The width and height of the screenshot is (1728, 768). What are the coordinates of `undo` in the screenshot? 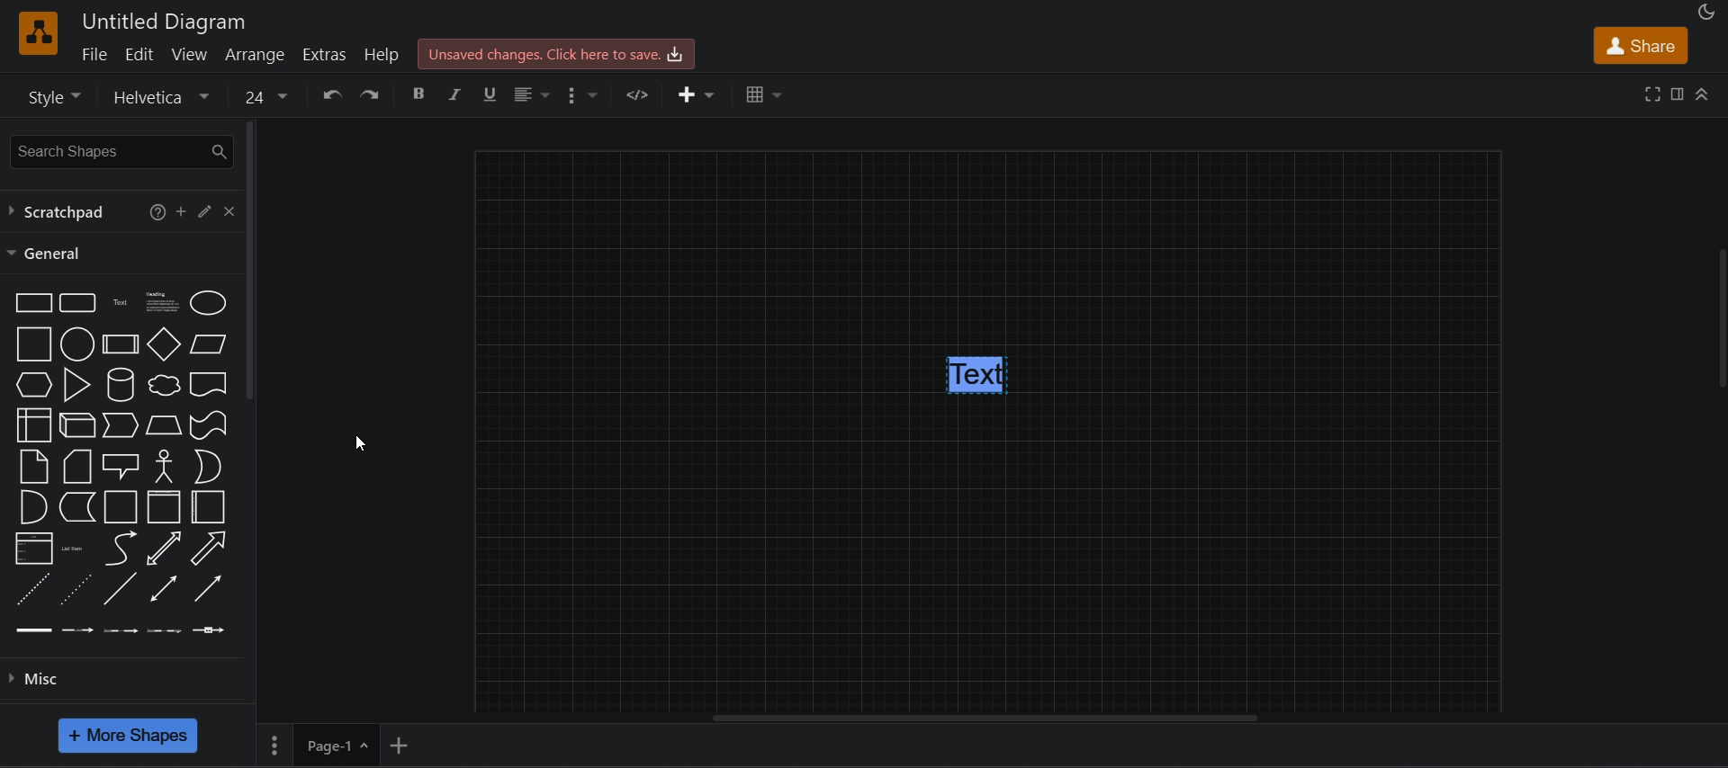 It's located at (332, 94).